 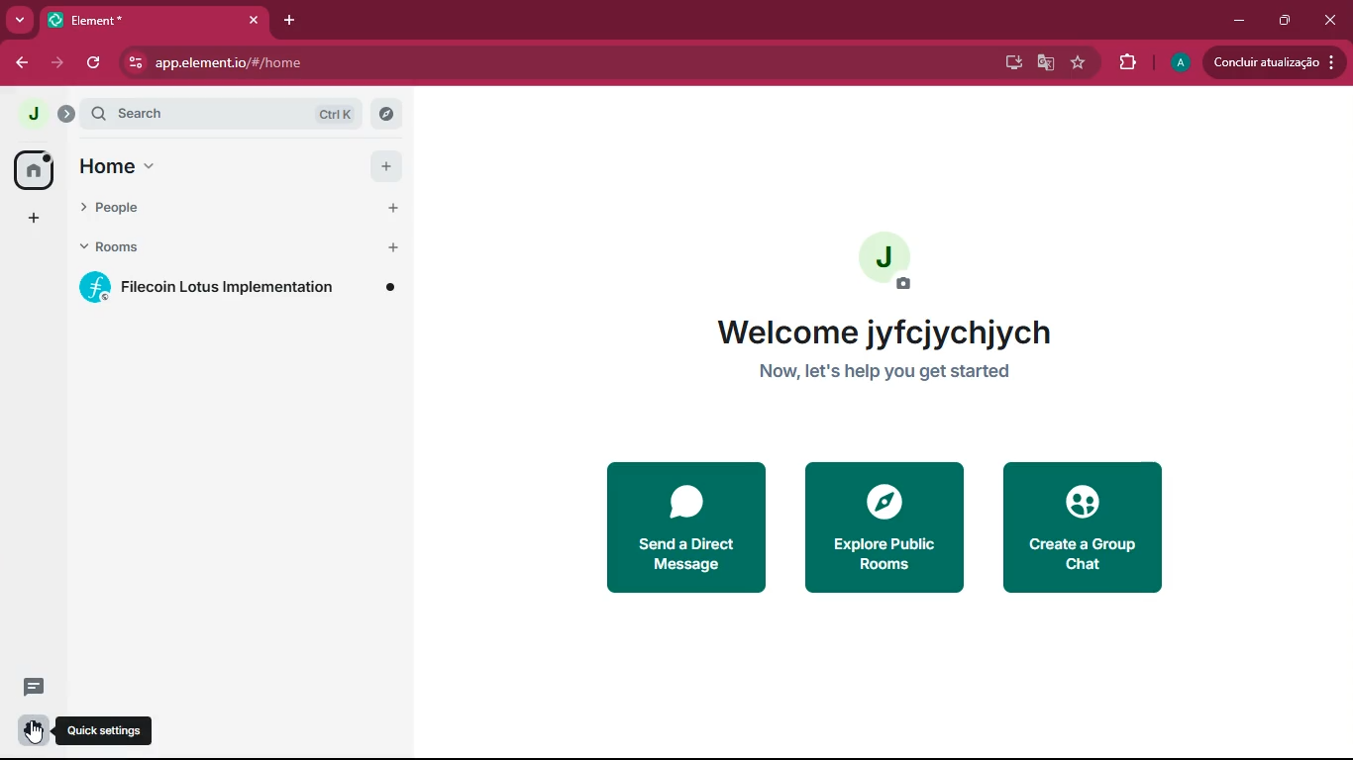 What do you see at coordinates (391, 208) in the screenshot?
I see `add` at bounding box center [391, 208].